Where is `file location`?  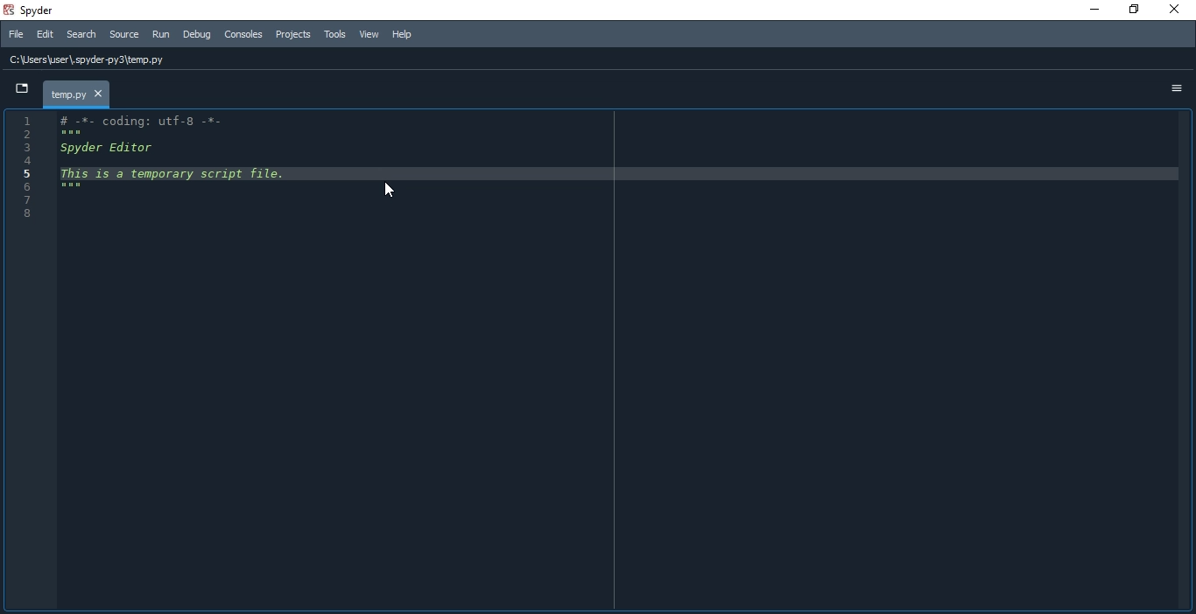 file location is located at coordinates (96, 59).